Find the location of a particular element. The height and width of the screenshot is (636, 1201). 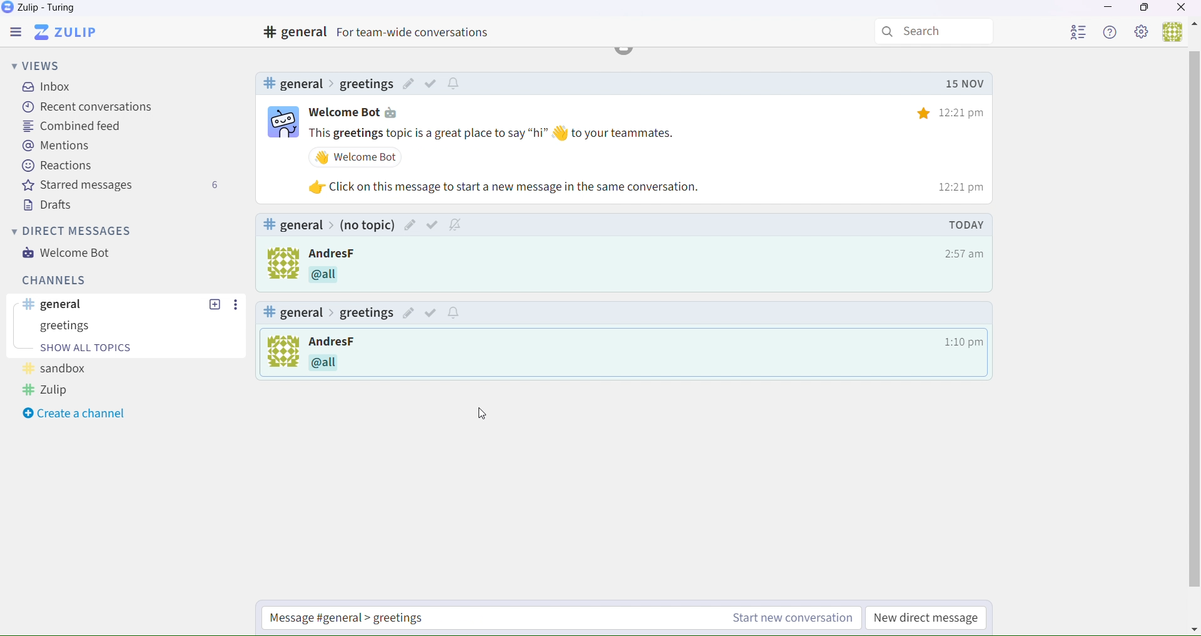

Direct messages is located at coordinates (74, 232).